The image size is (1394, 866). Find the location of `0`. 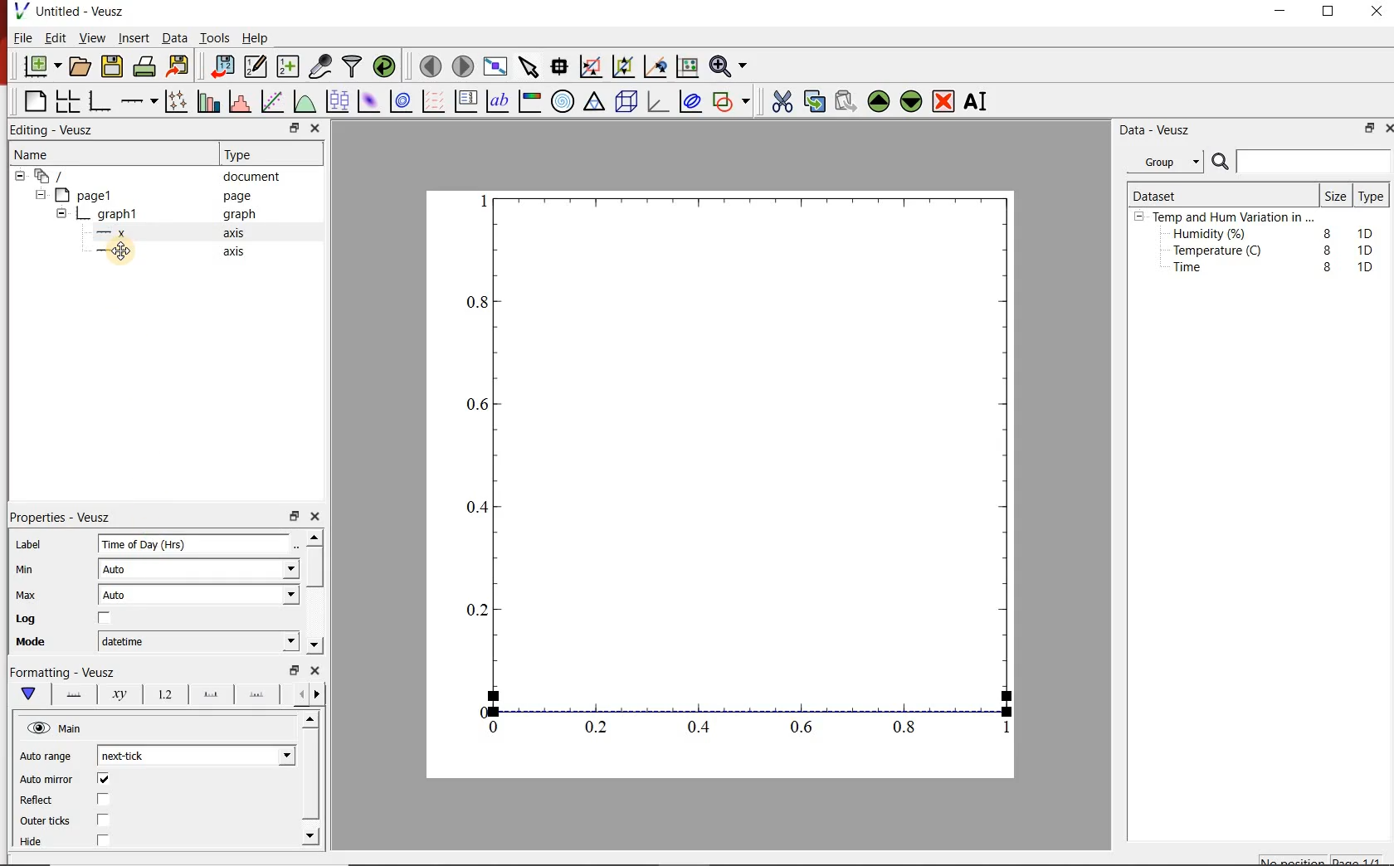

0 is located at coordinates (478, 709).